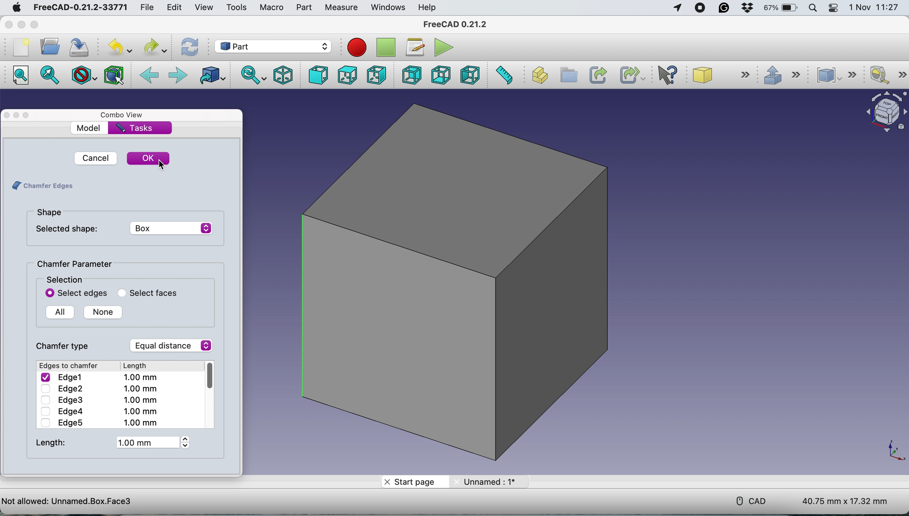  What do you see at coordinates (815, 10) in the screenshot?
I see `spotlight searc` at bounding box center [815, 10].